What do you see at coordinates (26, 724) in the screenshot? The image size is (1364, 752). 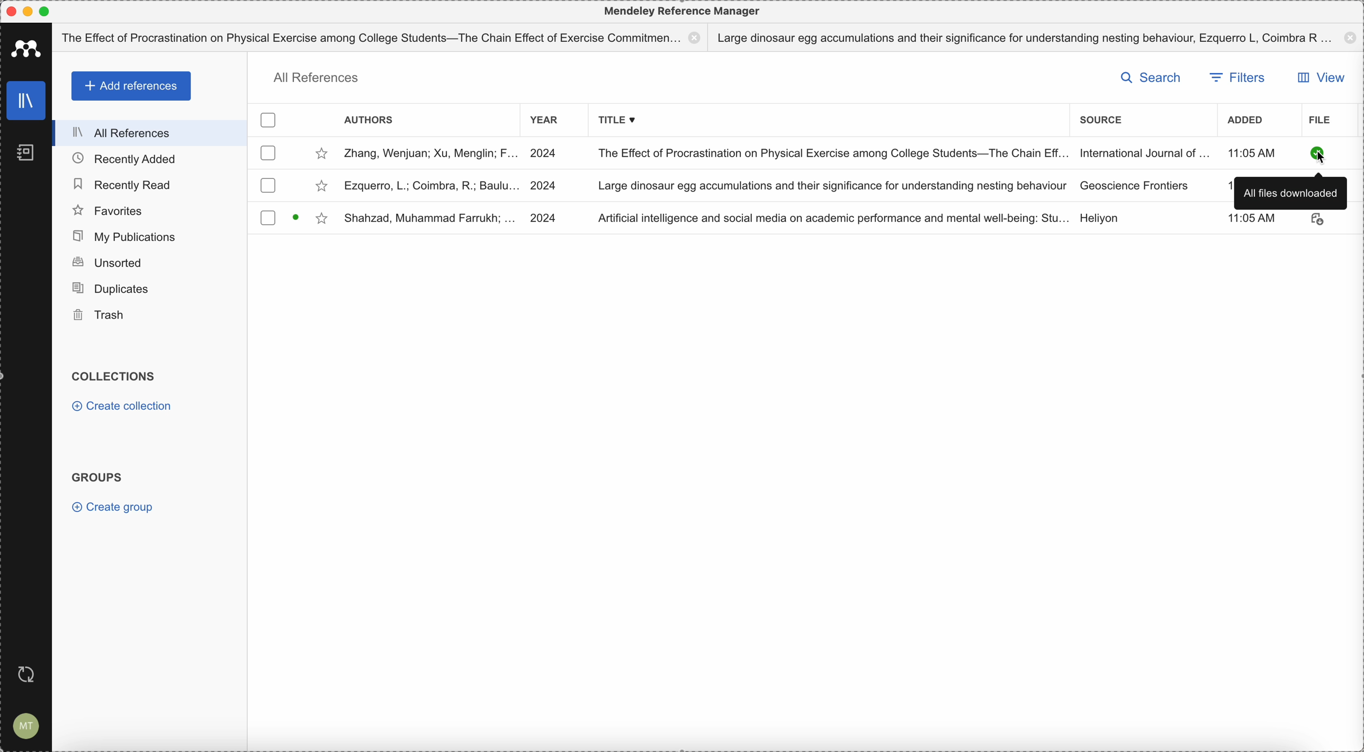 I see `account settings` at bounding box center [26, 724].